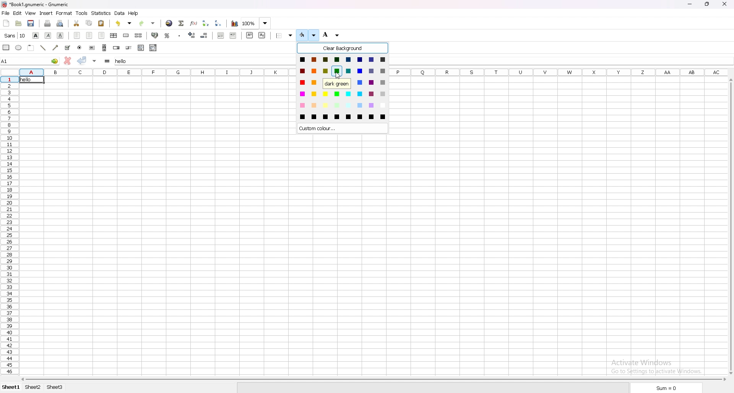 The image size is (734, 393). I want to click on Sheet1, so click(11, 387).